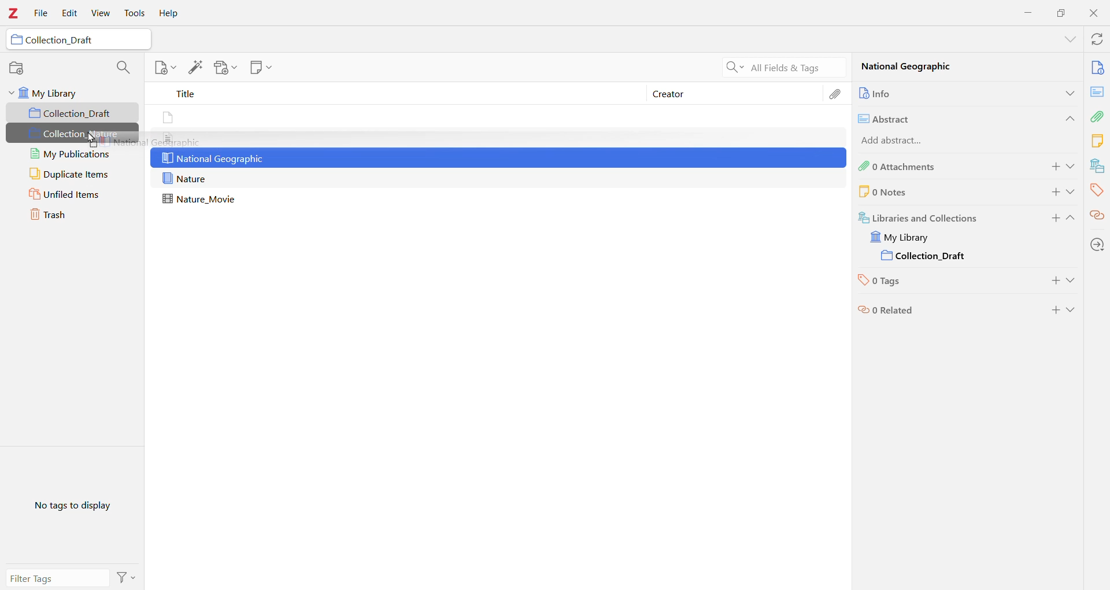 The width and height of the screenshot is (1110, 590). Describe the element at coordinates (838, 94) in the screenshot. I see `Attachments` at that location.